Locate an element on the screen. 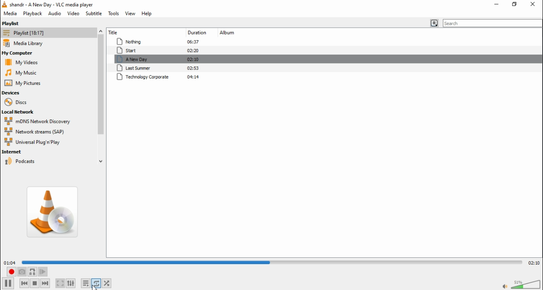 This screenshot has width=543, height=290. album art is located at coordinates (54, 212).